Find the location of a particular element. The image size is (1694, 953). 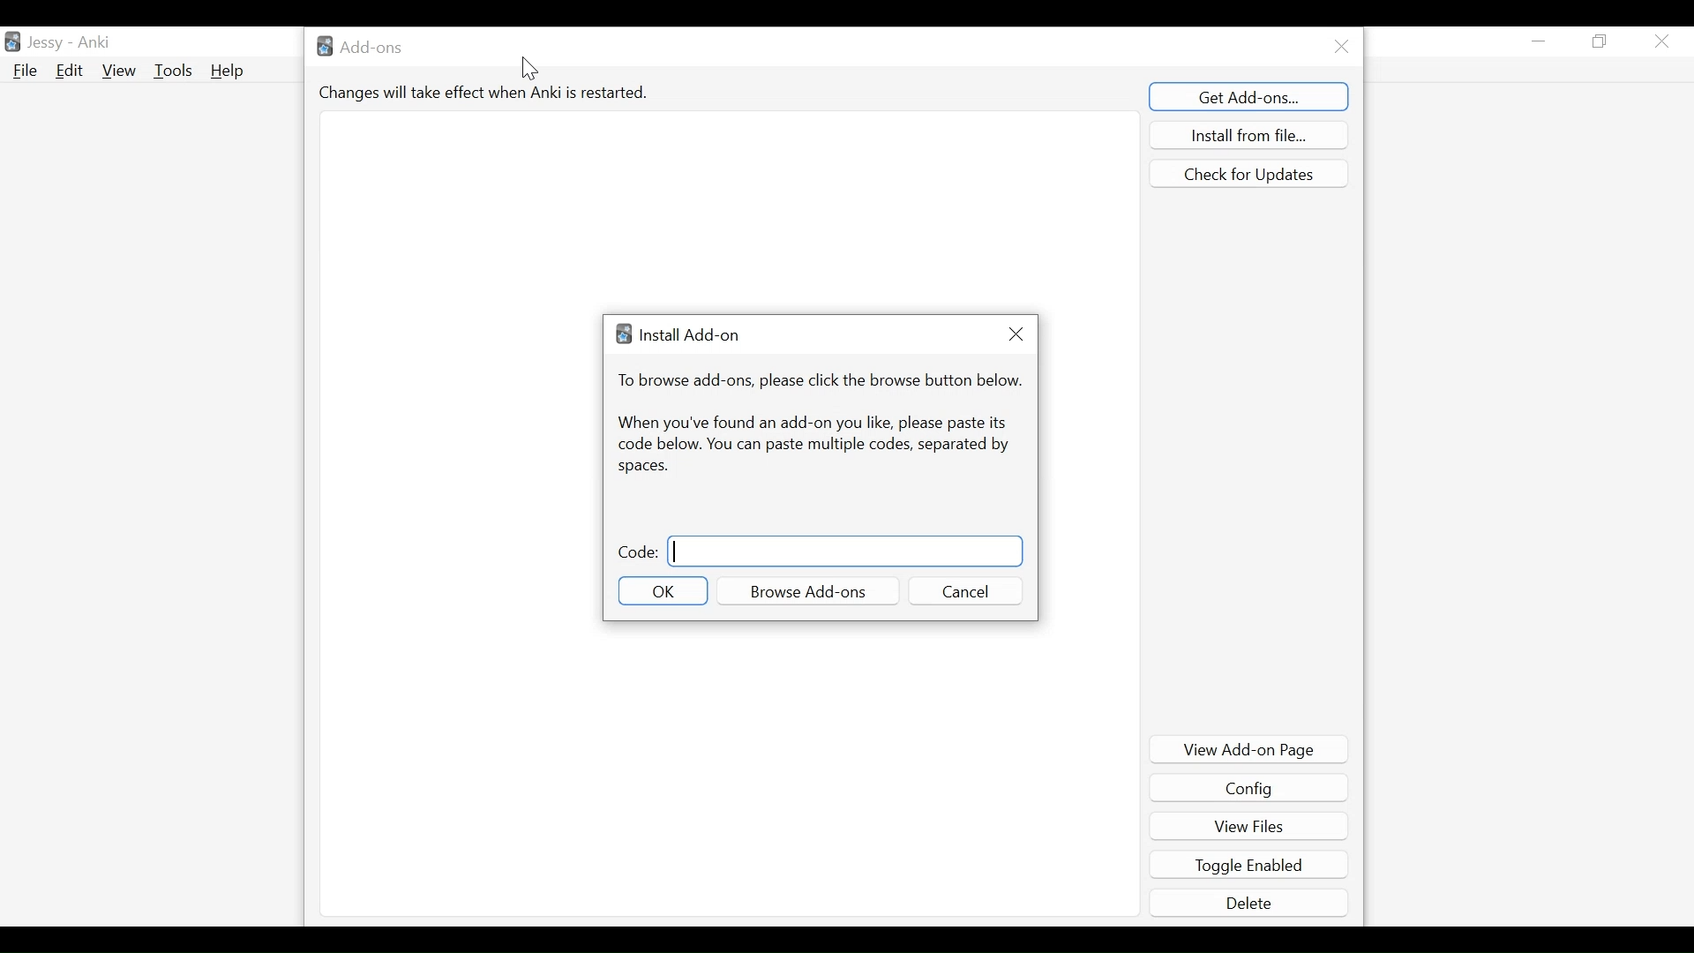

Close is located at coordinates (1340, 45).